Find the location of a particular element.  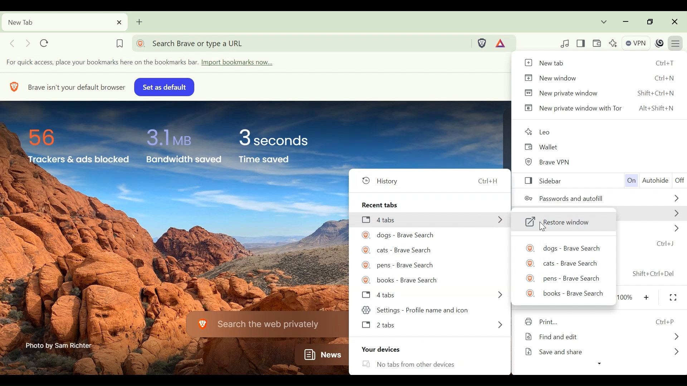

Your devices is located at coordinates (379, 349).